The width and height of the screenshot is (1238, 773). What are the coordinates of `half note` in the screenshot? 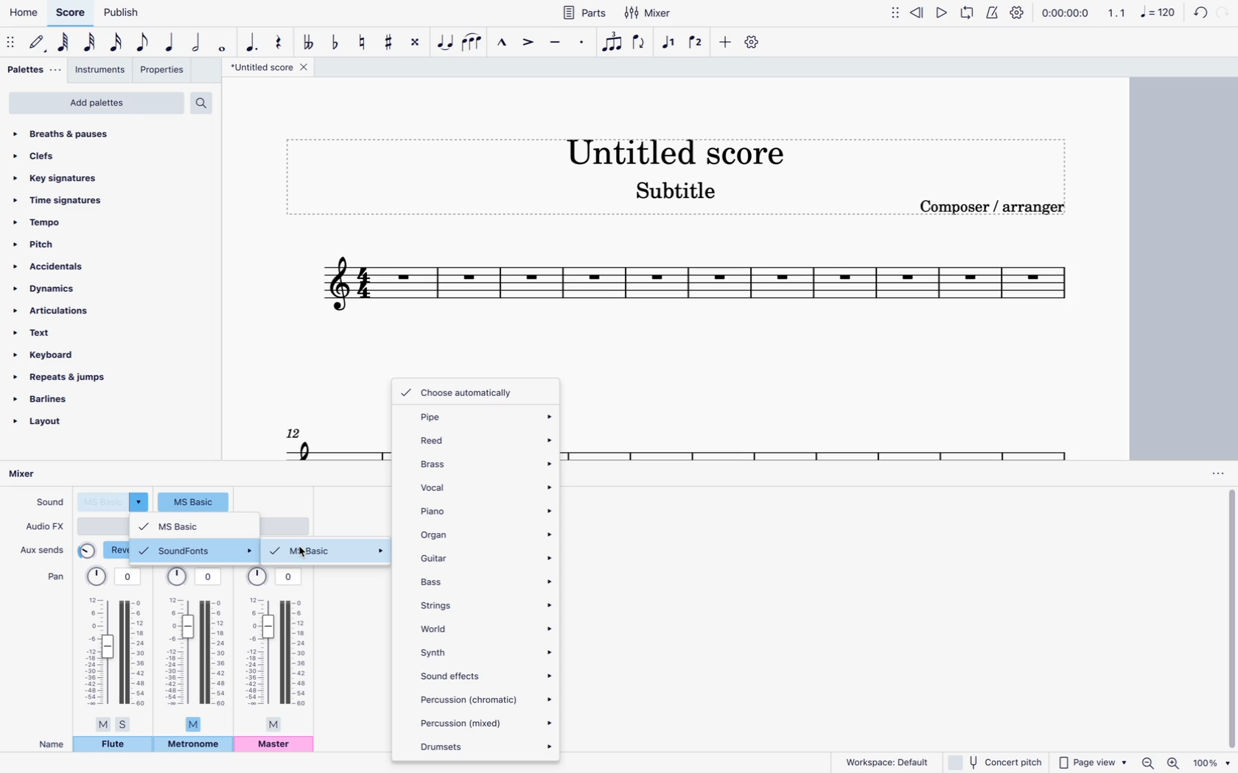 It's located at (197, 43).